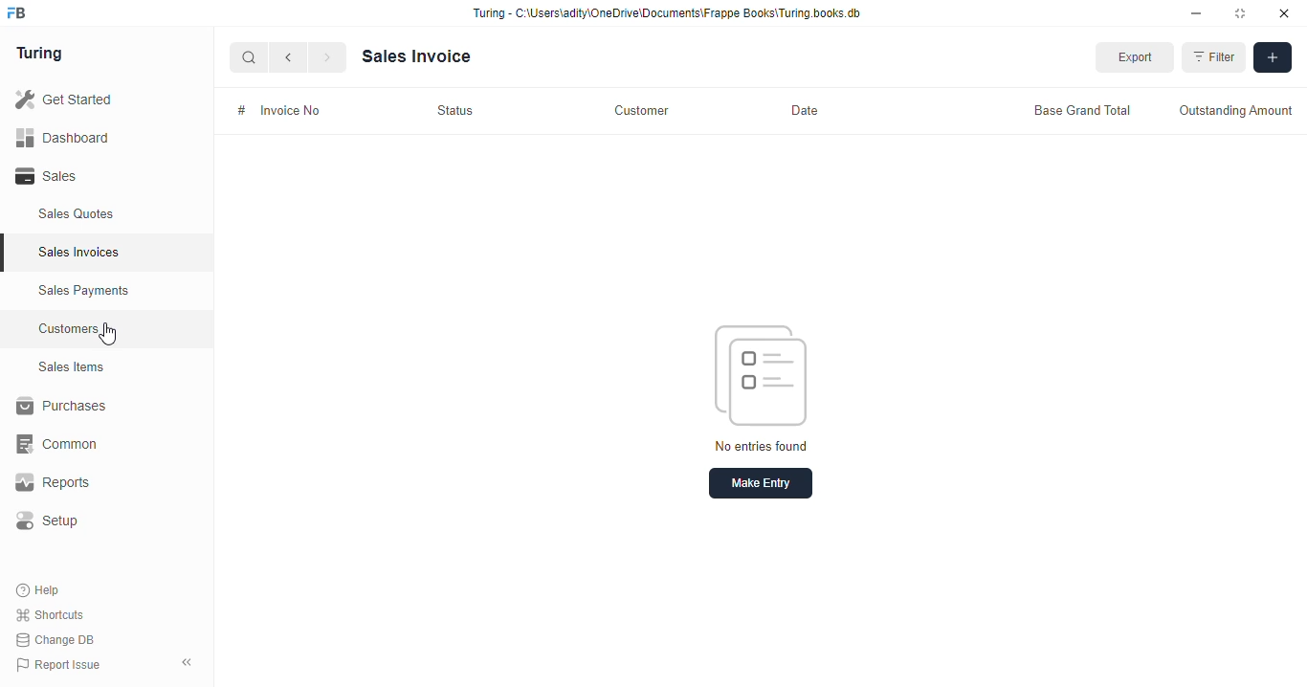 Image resolution: width=1307 pixels, height=687 pixels. Describe the element at coordinates (1216, 58) in the screenshot. I see `Filter` at that location.